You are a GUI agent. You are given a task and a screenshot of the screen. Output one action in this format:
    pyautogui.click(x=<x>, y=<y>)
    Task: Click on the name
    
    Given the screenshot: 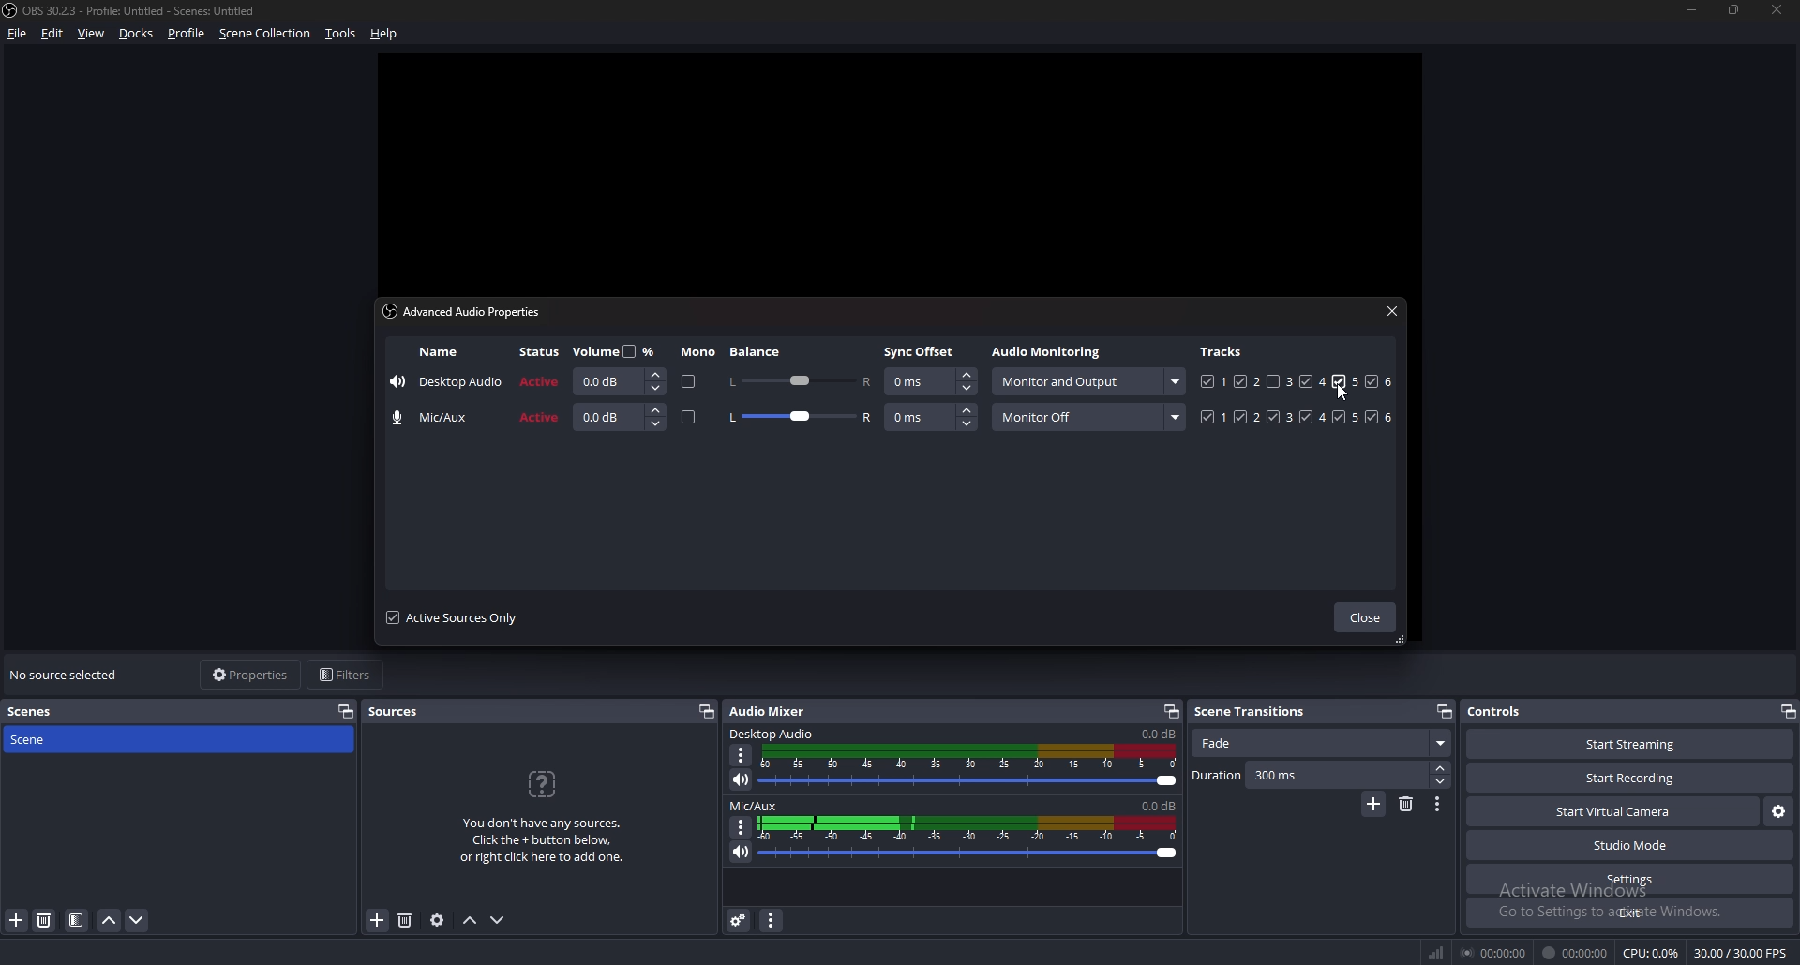 What is the action you would take?
    pyautogui.click(x=439, y=352)
    